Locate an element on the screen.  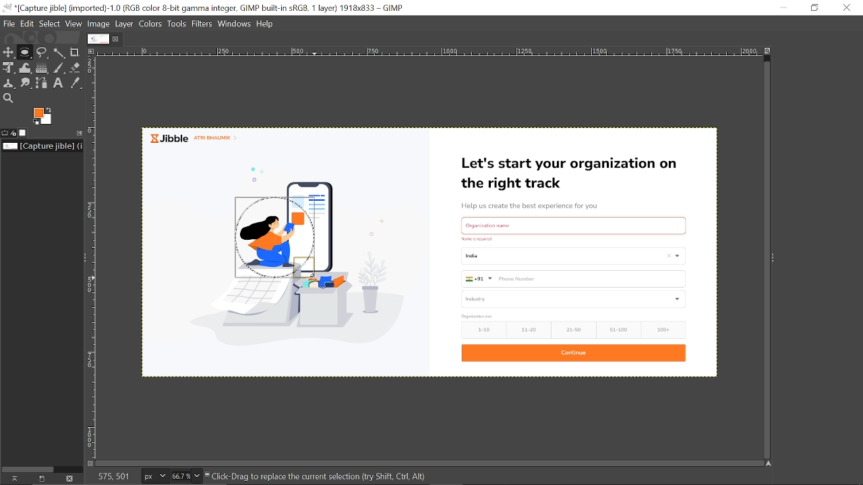
Current Image is located at coordinates (98, 39).